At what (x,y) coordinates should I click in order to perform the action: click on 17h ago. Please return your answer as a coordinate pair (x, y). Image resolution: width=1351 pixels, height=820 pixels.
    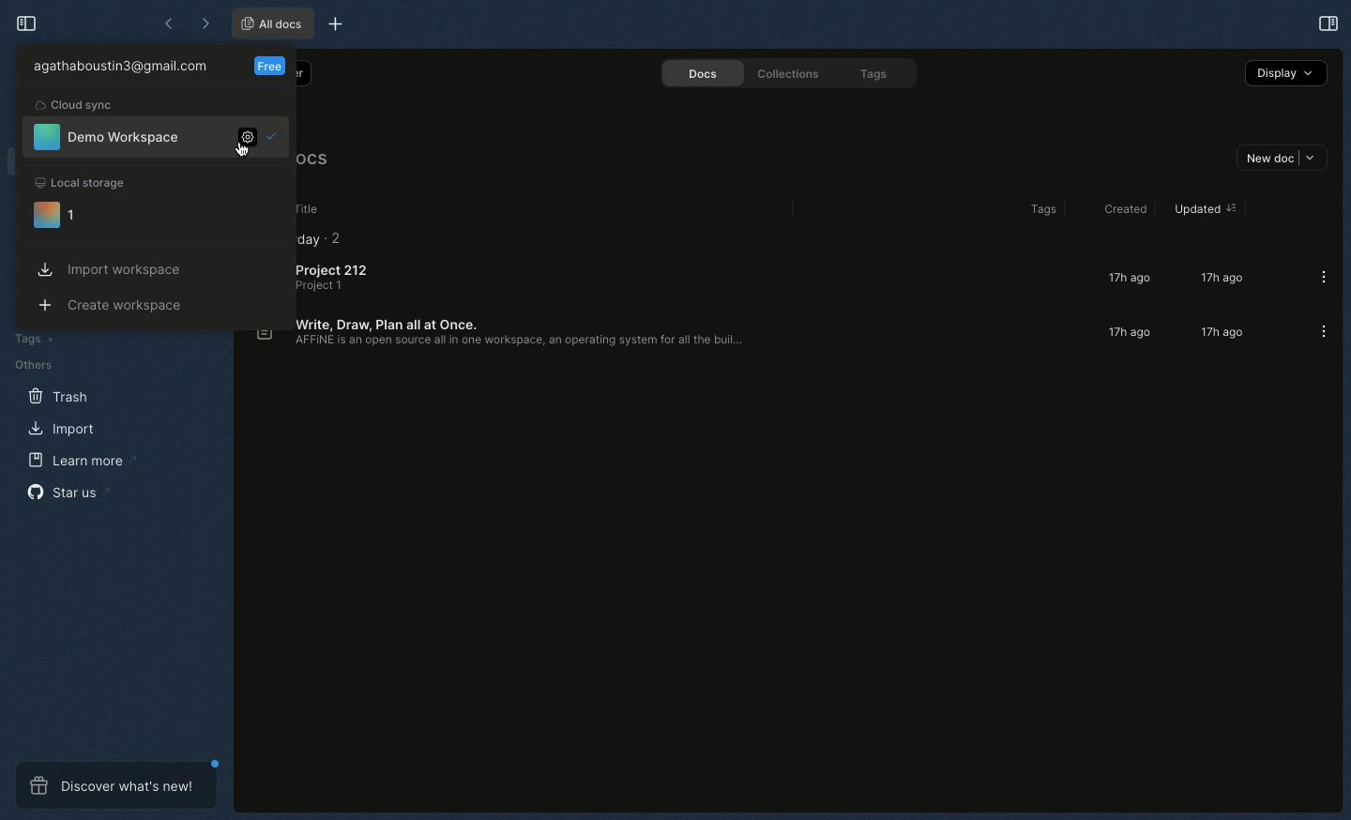
    Looking at the image, I should click on (1218, 280).